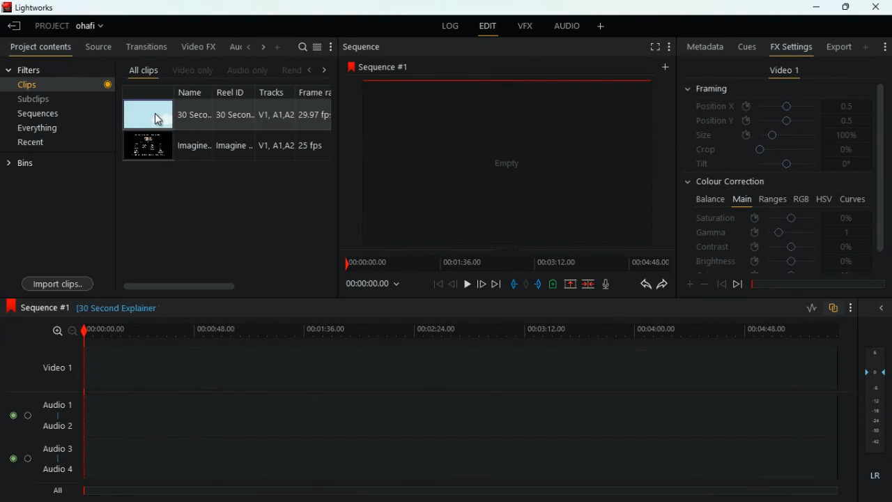 The image size is (892, 502). Describe the element at coordinates (606, 284) in the screenshot. I see `mic` at that location.